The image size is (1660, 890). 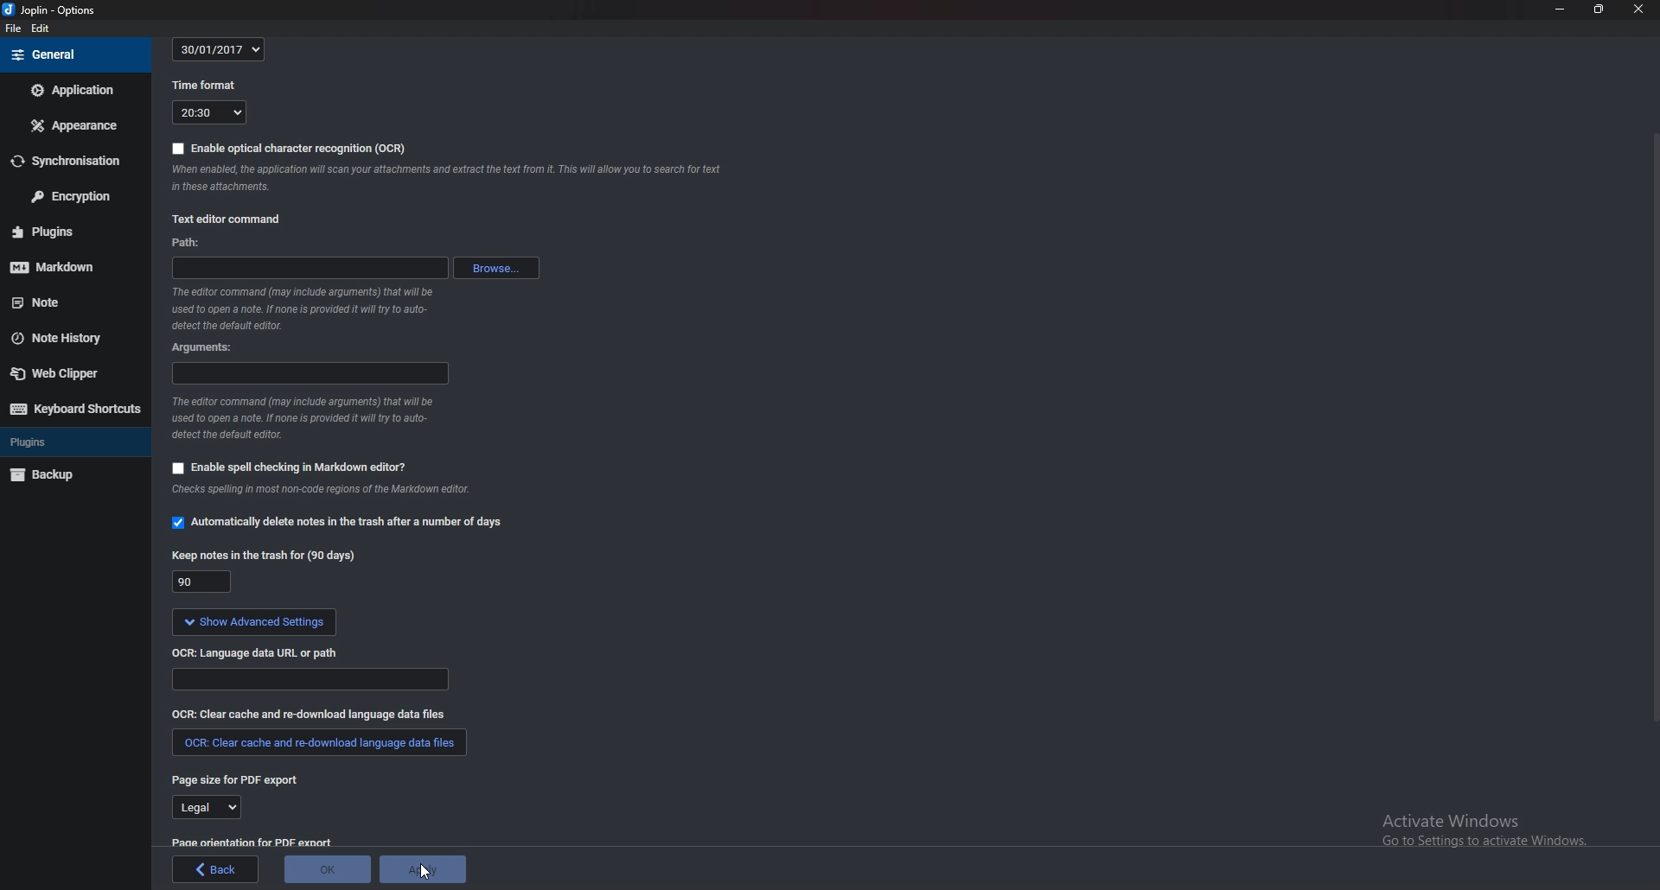 I want to click on Info, so click(x=450, y=178).